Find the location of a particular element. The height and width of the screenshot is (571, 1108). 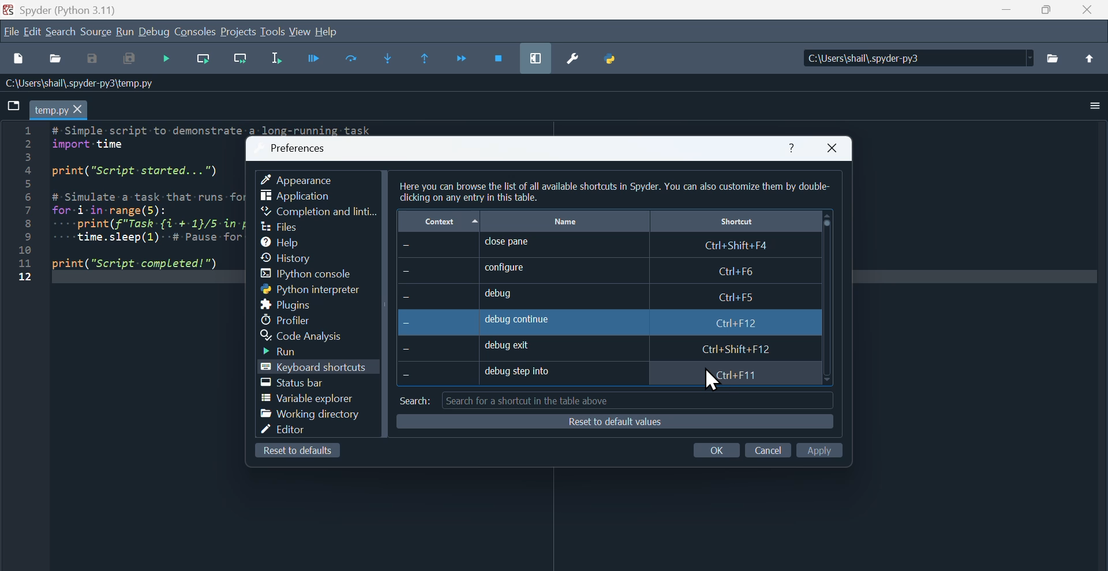

Stop debugging is located at coordinates (499, 55).